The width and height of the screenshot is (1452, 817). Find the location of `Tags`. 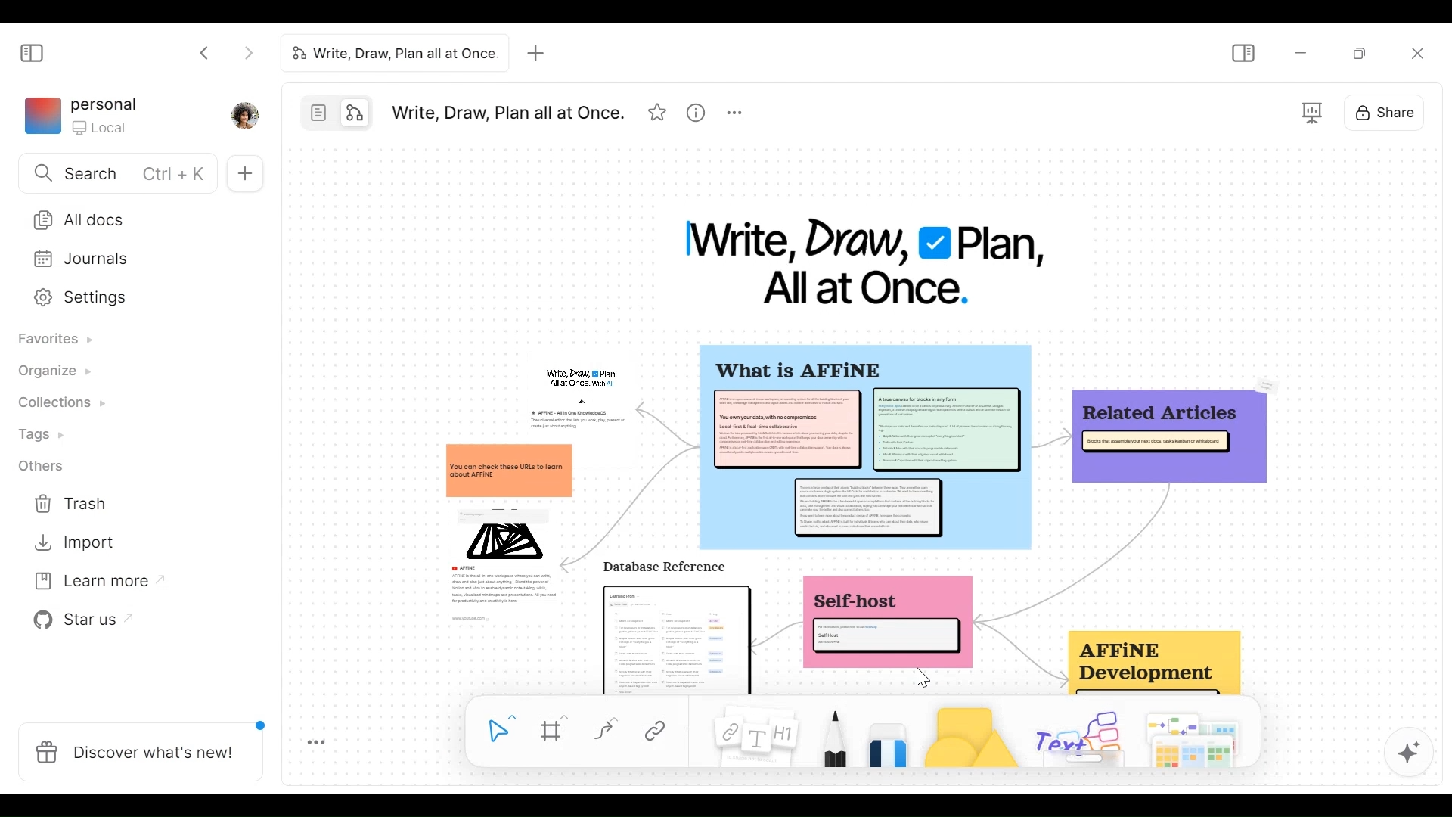

Tags is located at coordinates (33, 433).